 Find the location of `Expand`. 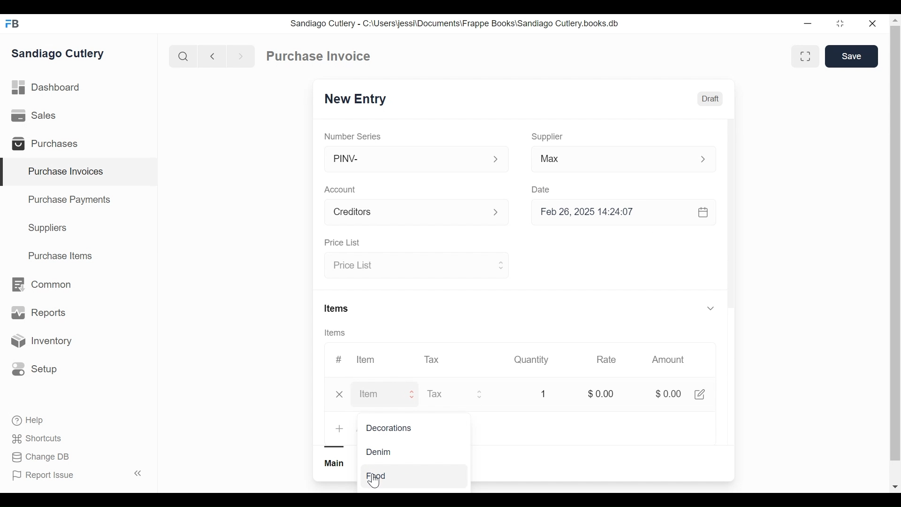

Expand is located at coordinates (704, 159).